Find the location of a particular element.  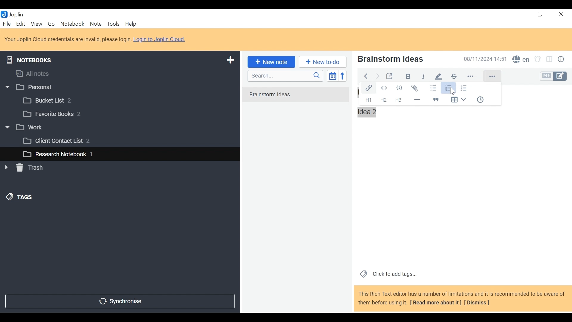

Forward is located at coordinates (378, 75).